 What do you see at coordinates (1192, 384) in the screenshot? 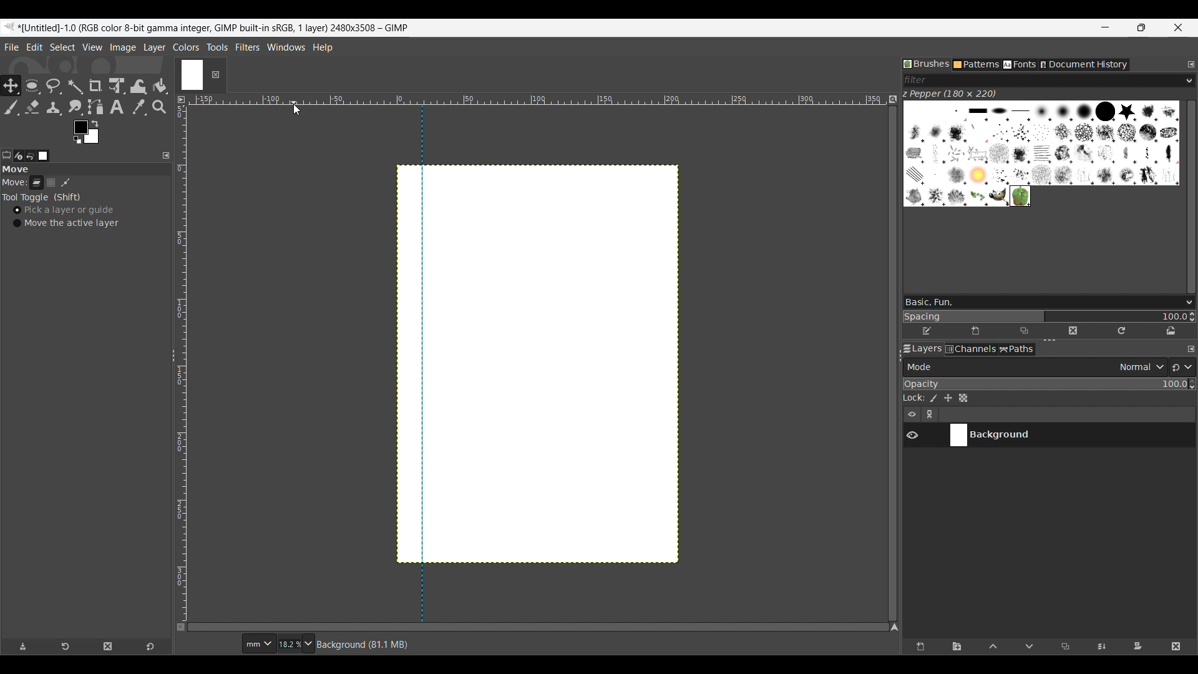
I see `Increase/Decrease opacity` at bounding box center [1192, 384].